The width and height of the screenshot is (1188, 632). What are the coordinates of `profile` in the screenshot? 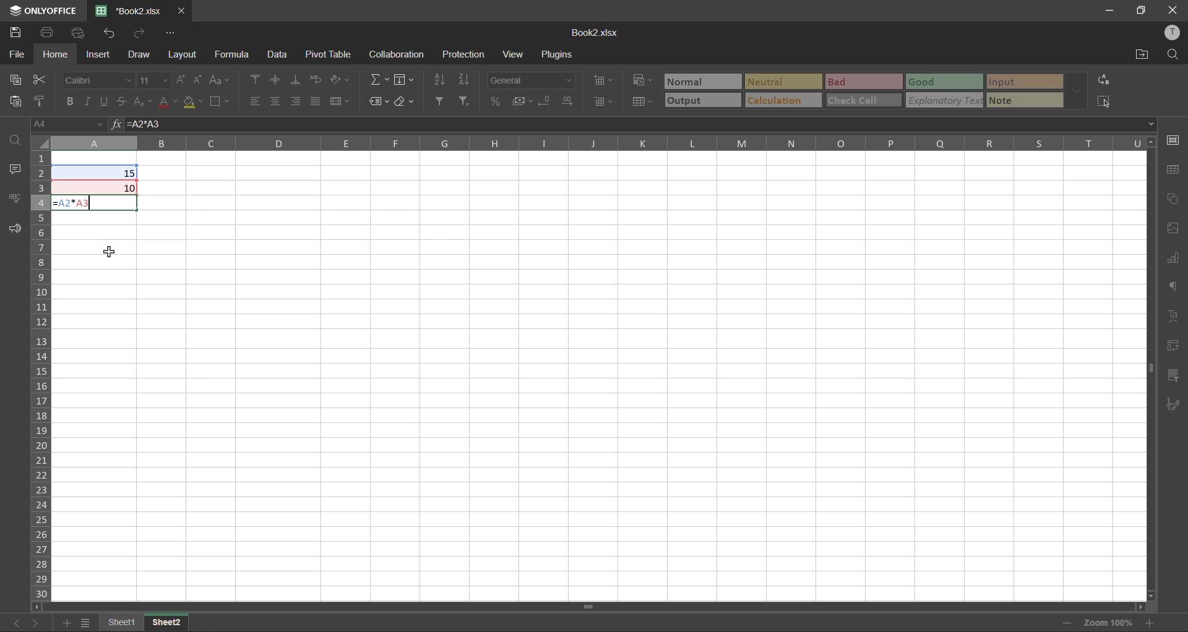 It's located at (1174, 36).